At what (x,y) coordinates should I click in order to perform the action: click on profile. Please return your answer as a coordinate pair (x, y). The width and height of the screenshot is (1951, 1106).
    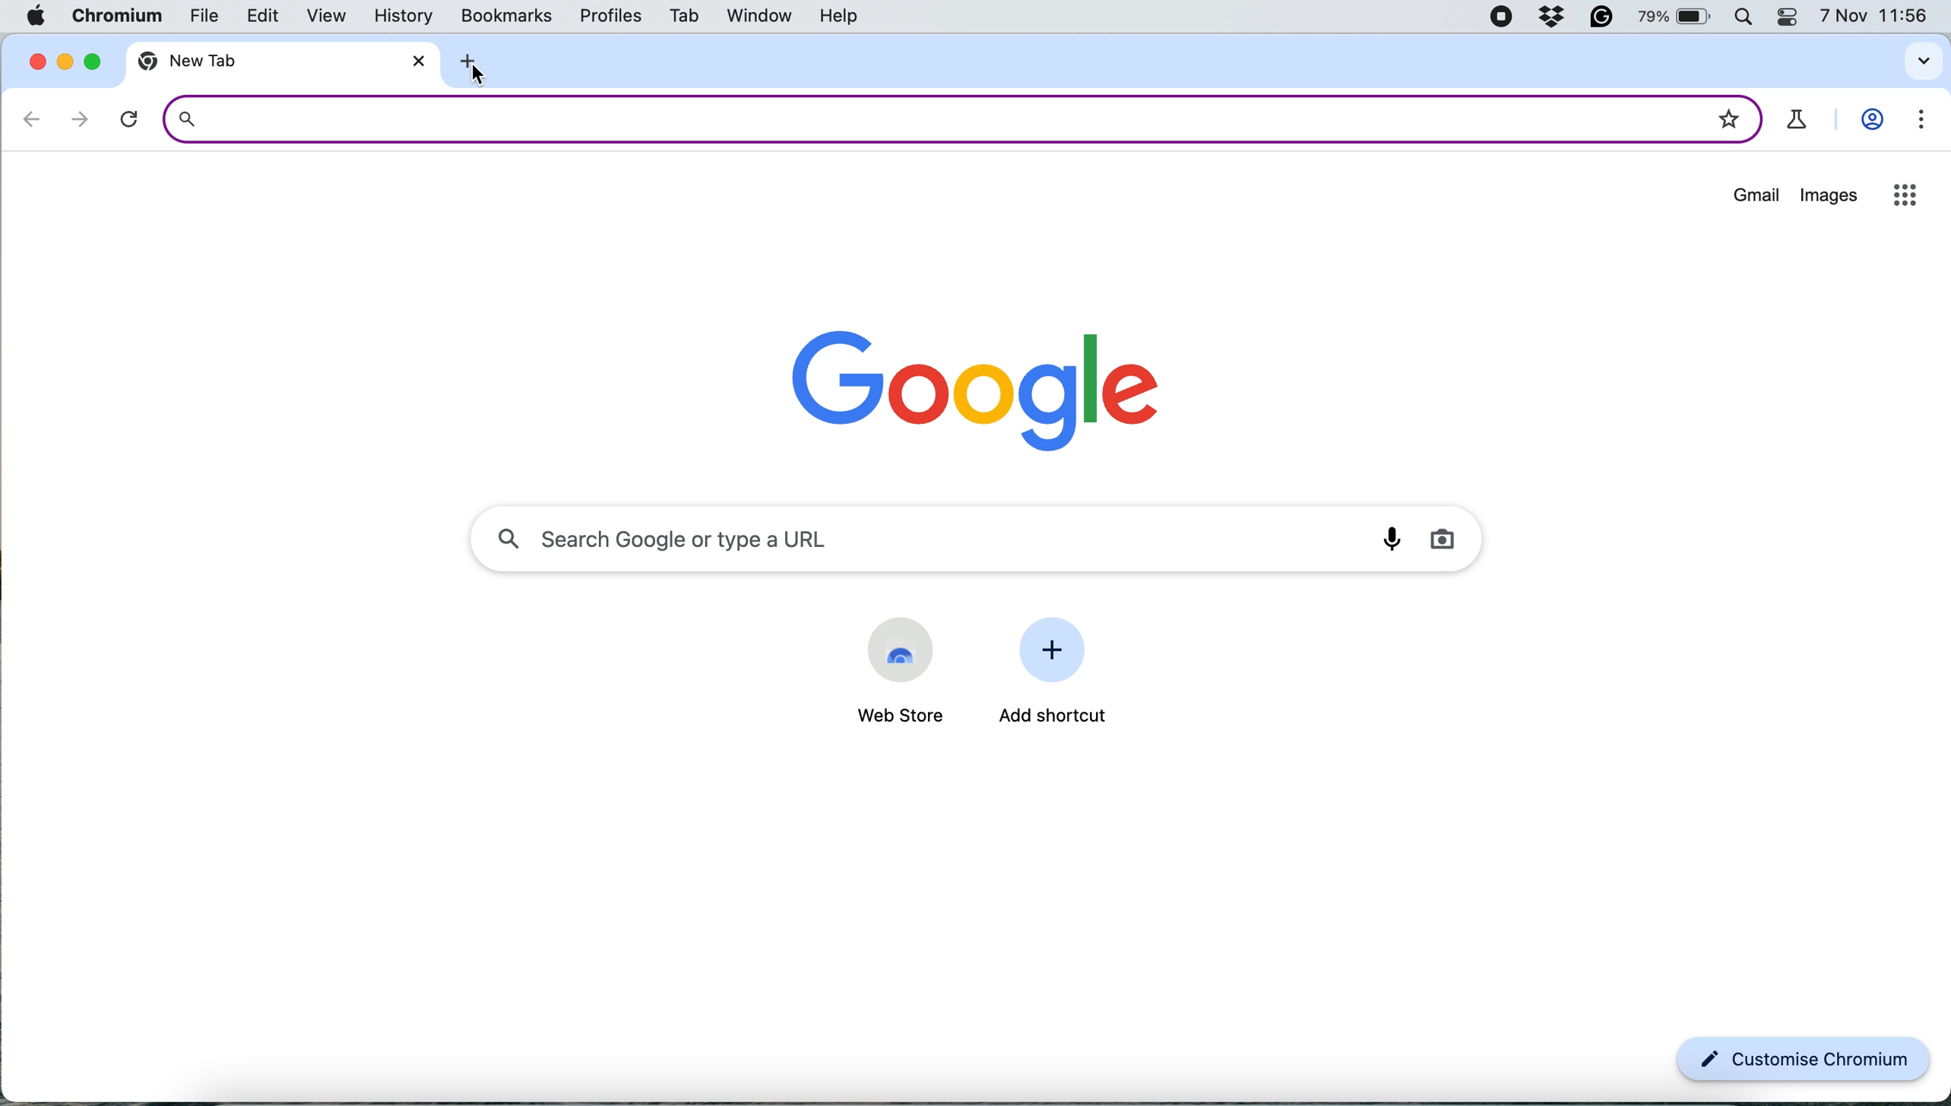
    Looking at the image, I should click on (1870, 122).